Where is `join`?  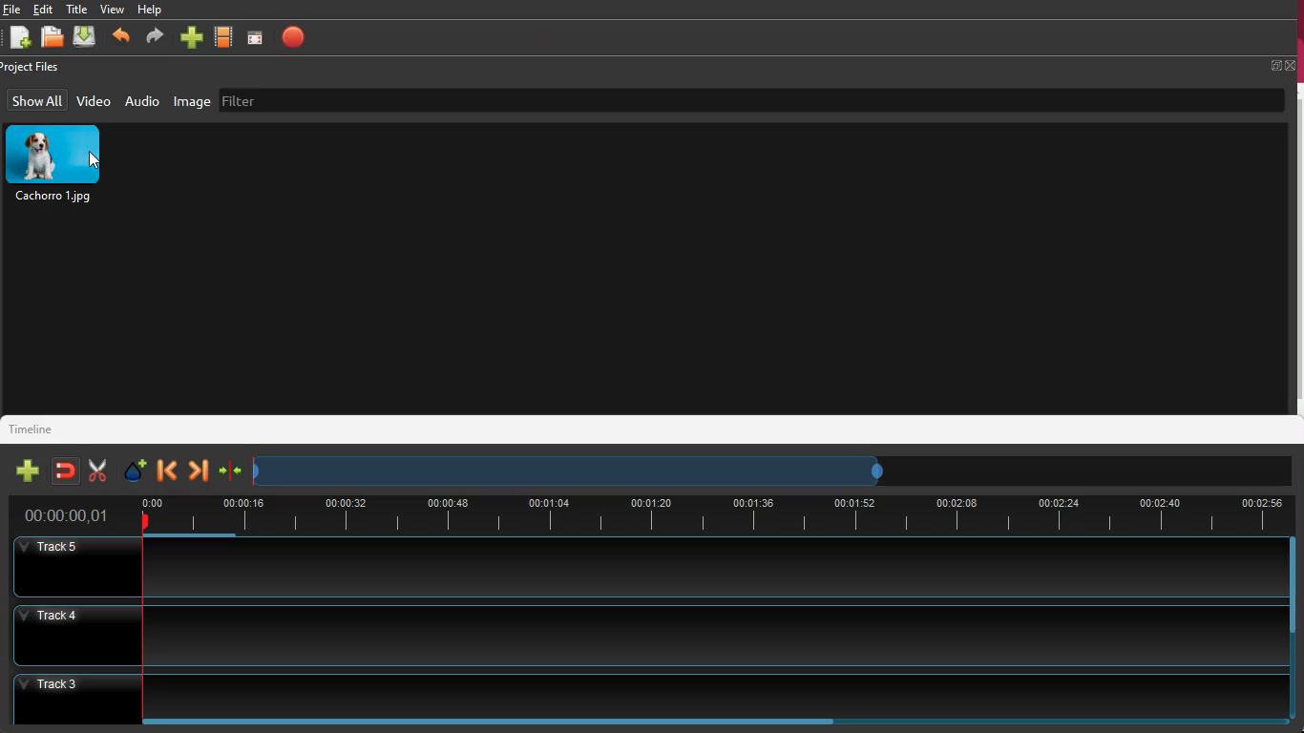 join is located at coordinates (231, 471).